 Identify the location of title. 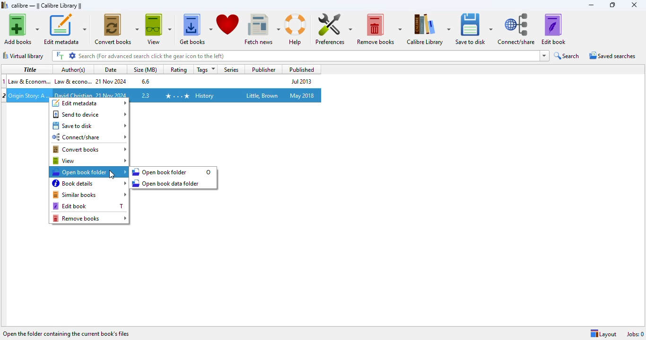
(28, 69).